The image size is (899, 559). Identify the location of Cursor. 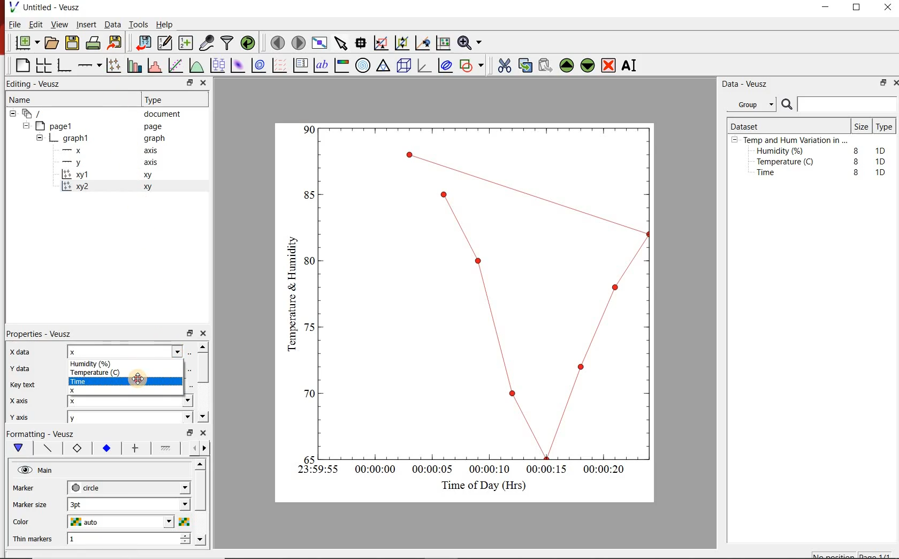
(147, 382).